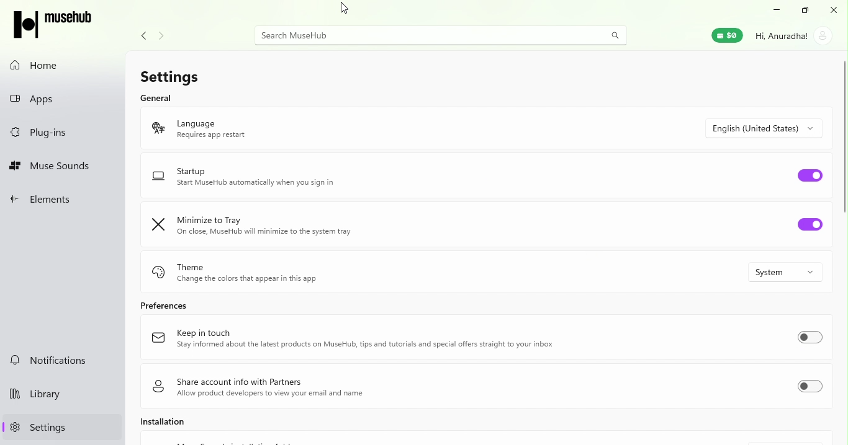 This screenshot has height=445, width=848. I want to click on Library, so click(61, 396).